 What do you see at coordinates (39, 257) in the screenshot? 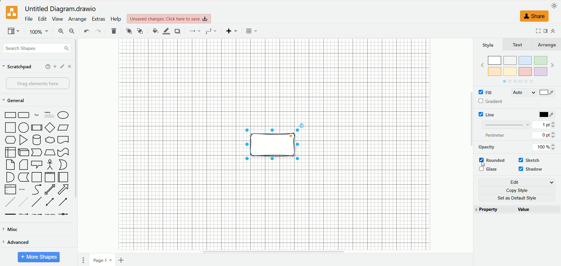
I see `more shapes` at bounding box center [39, 257].